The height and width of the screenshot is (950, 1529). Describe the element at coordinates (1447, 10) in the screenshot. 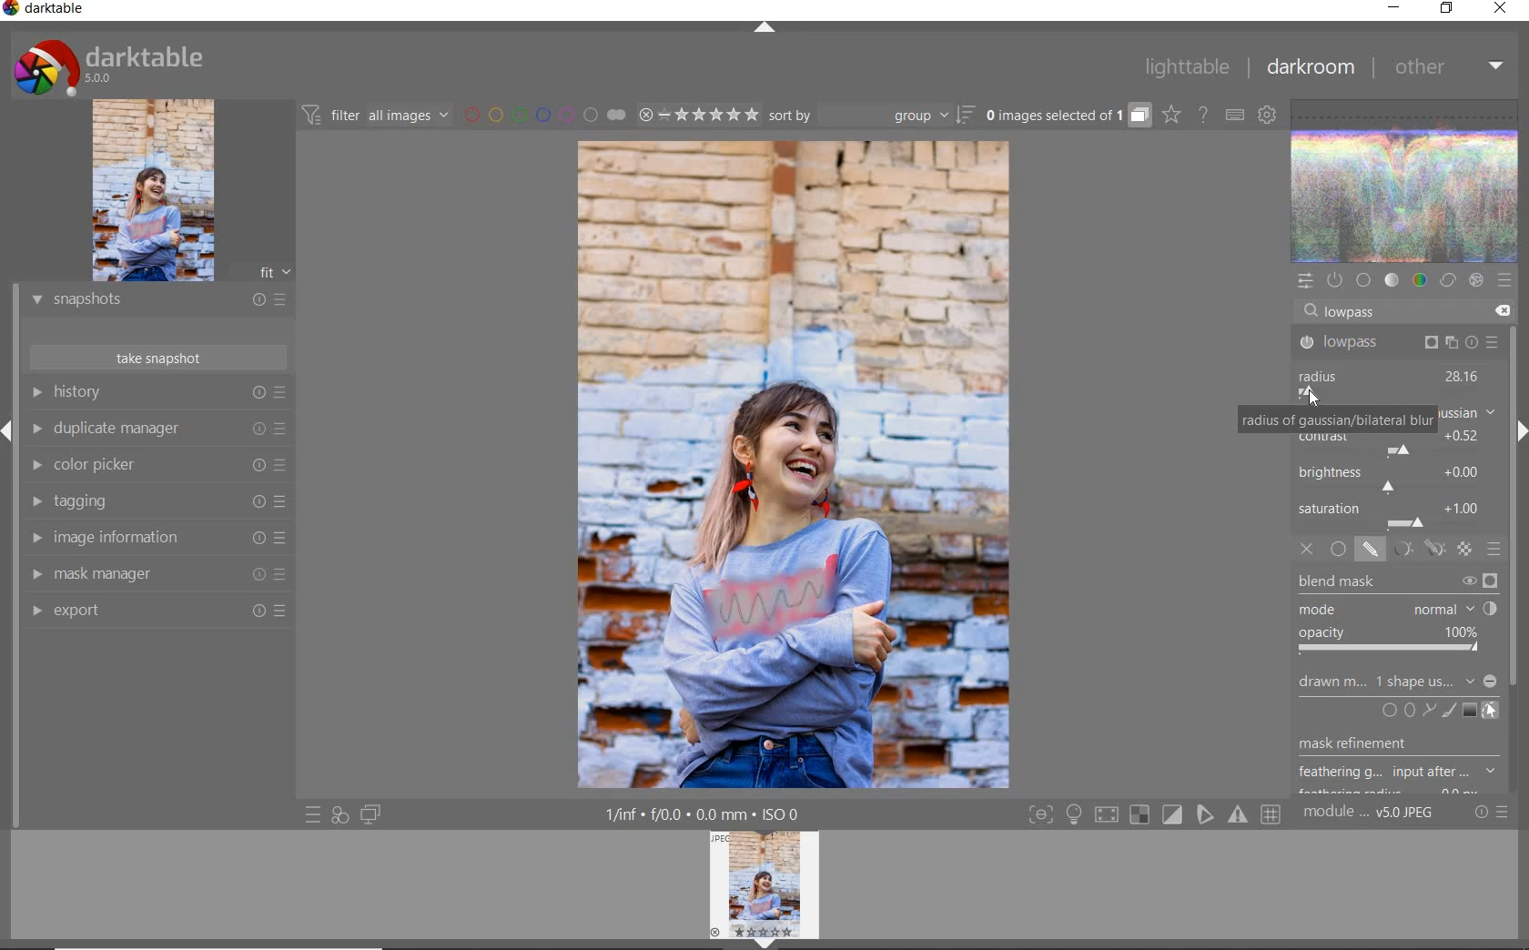

I see `restore` at that location.